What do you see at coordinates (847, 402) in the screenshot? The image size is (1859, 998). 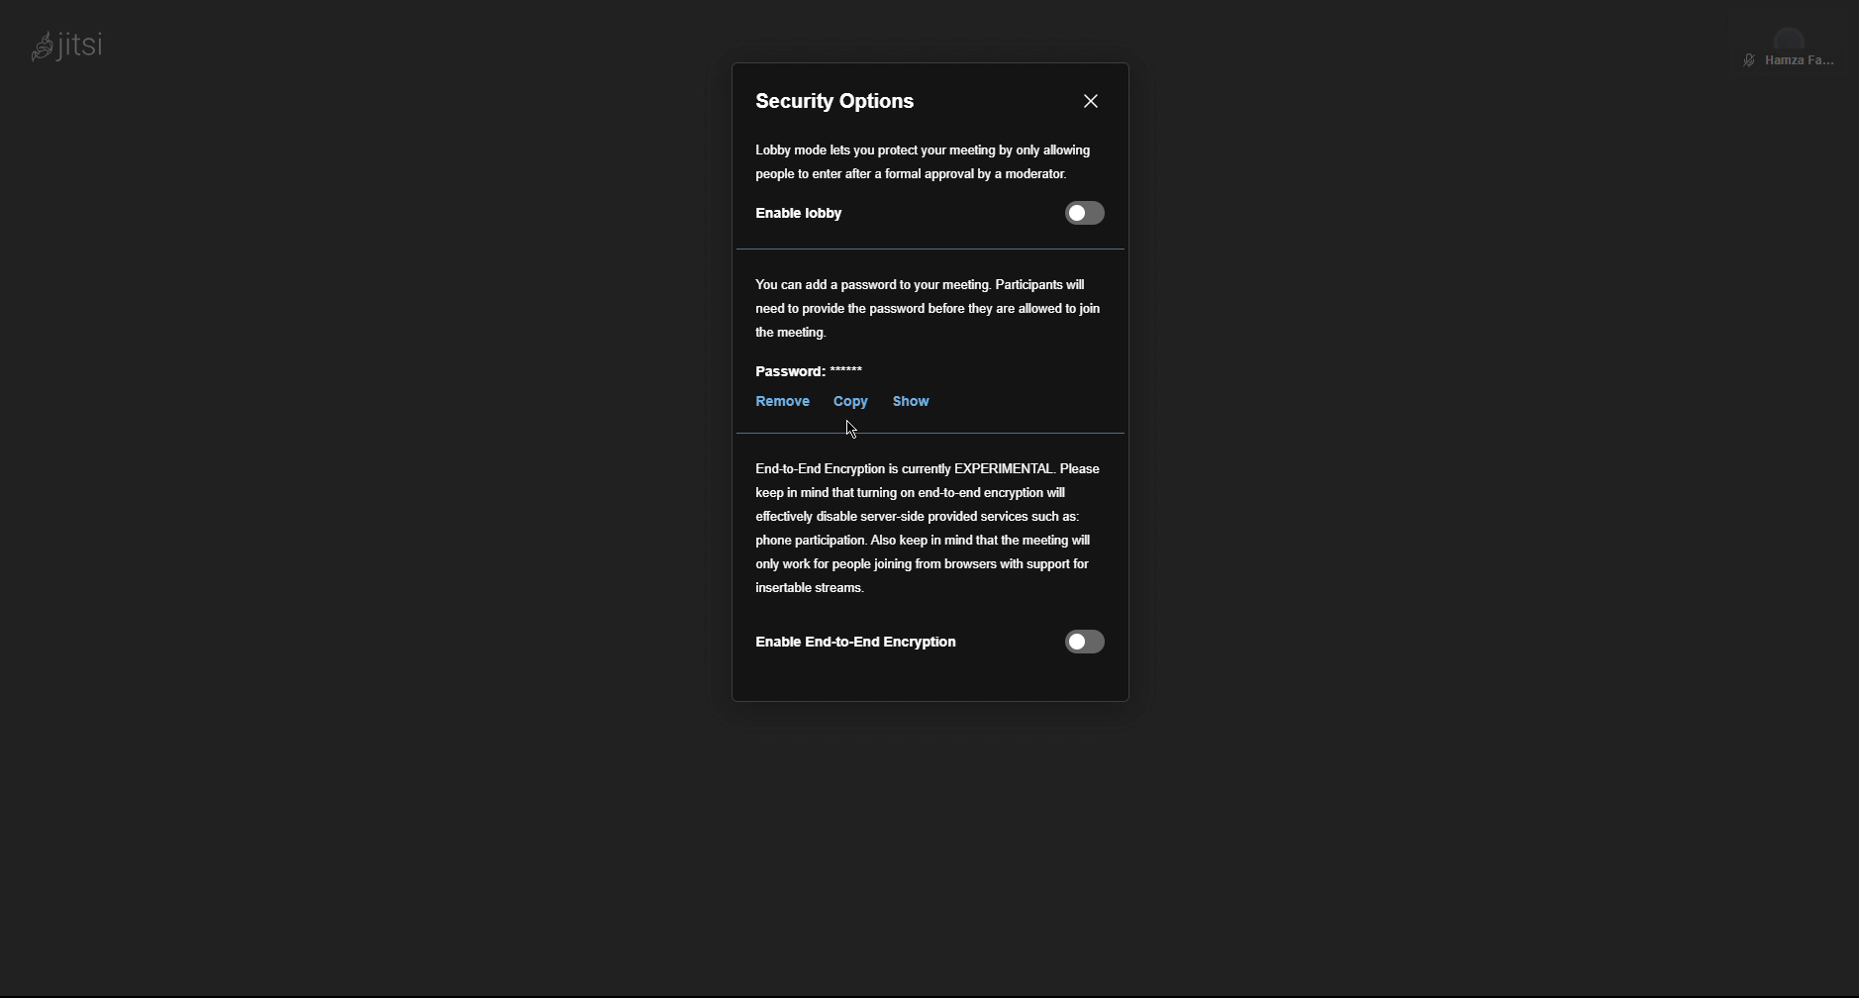 I see `Copy` at bounding box center [847, 402].